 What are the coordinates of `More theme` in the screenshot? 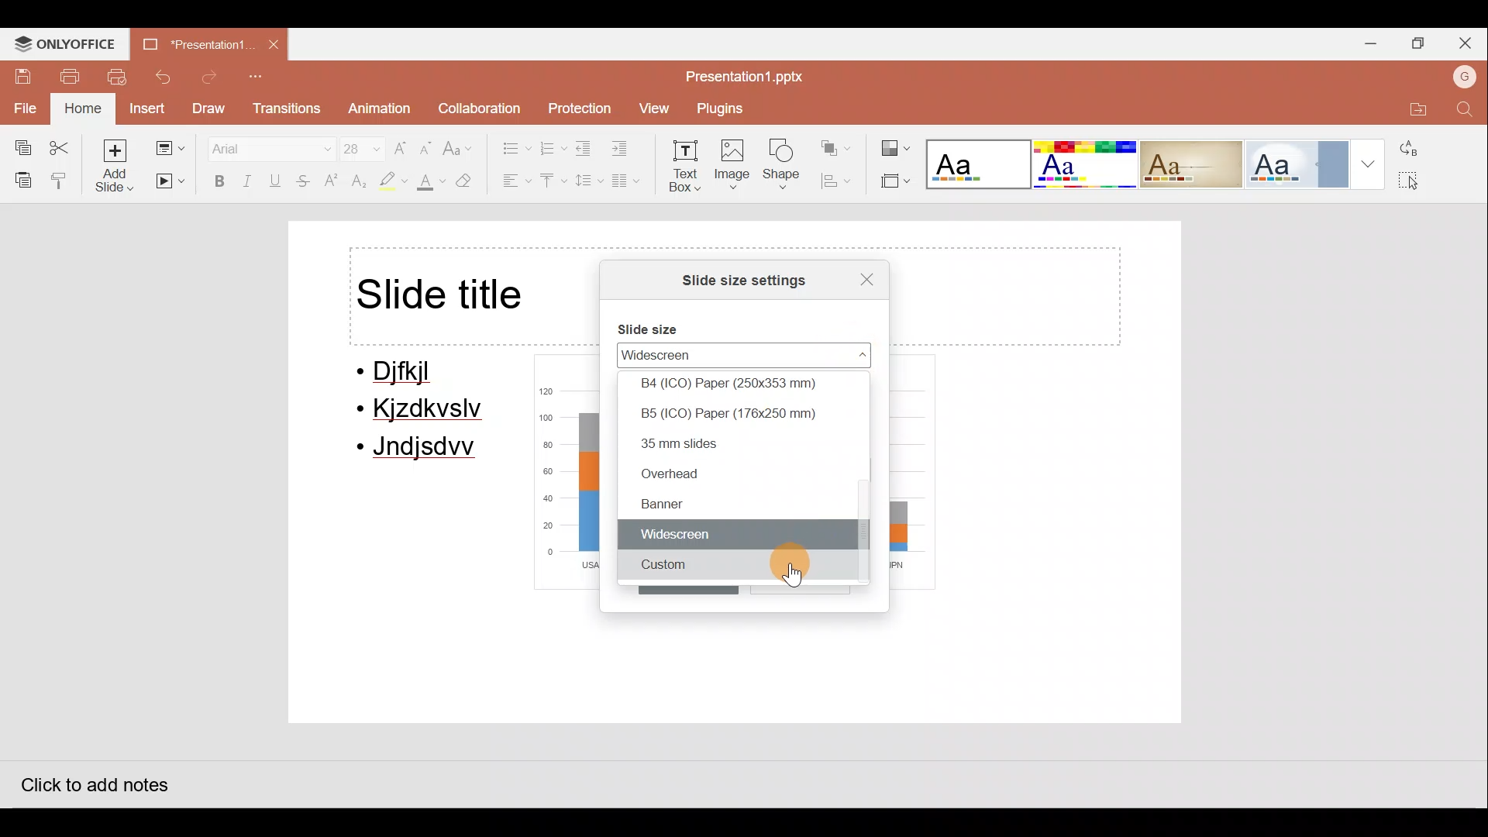 It's located at (1372, 162).